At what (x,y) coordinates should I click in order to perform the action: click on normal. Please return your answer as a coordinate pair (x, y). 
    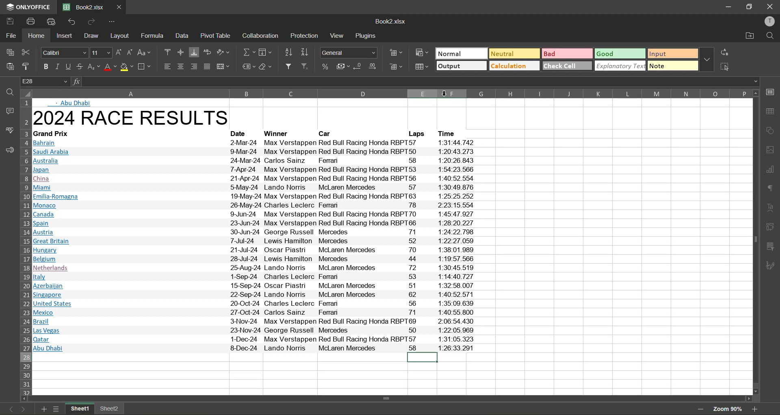
    Looking at the image, I should click on (461, 53).